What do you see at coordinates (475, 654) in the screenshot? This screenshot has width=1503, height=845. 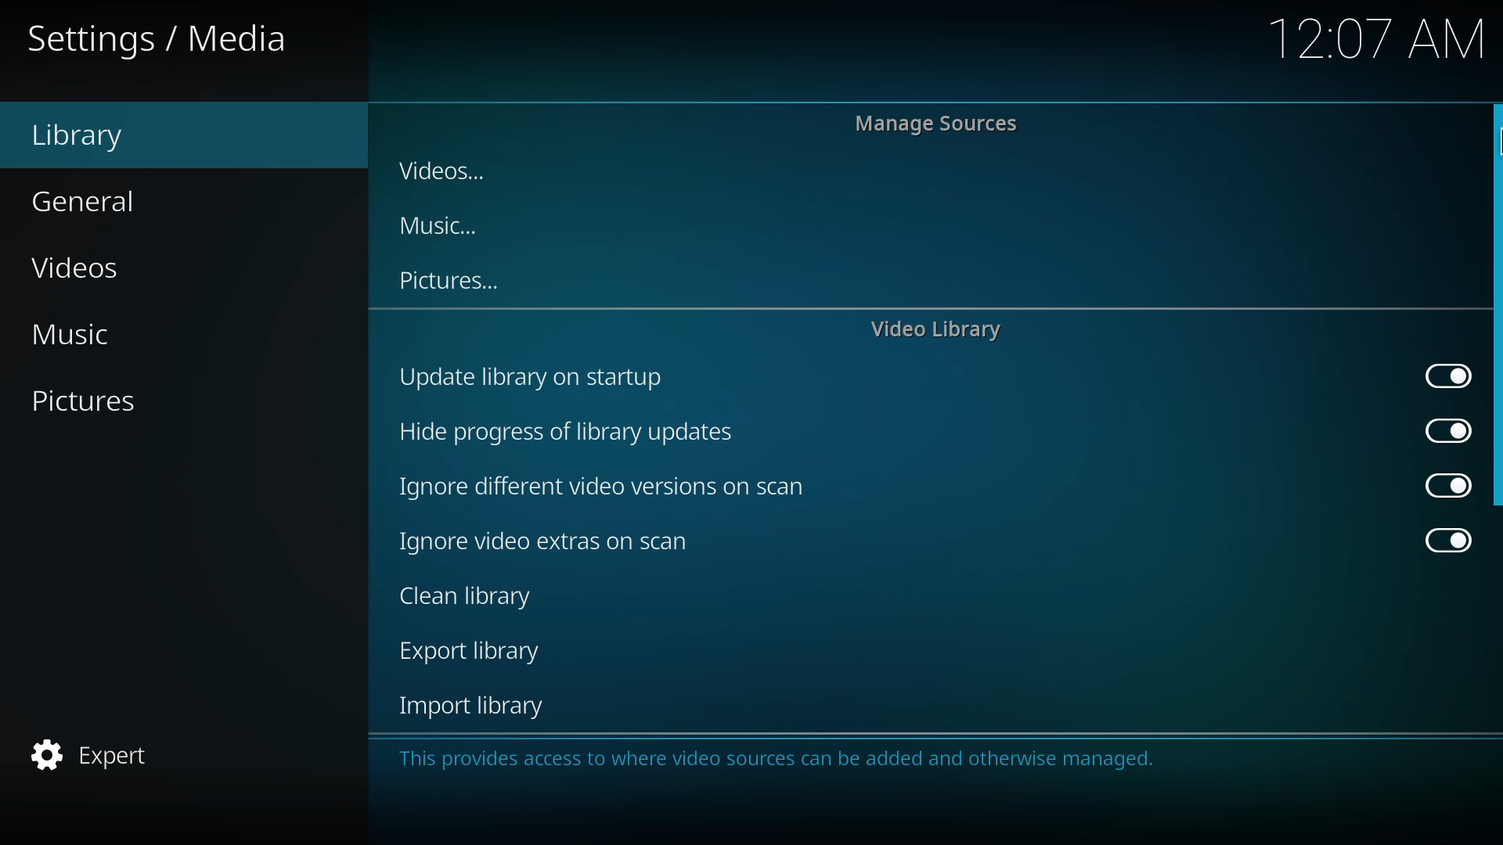 I see `import` at bounding box center [475, 654].